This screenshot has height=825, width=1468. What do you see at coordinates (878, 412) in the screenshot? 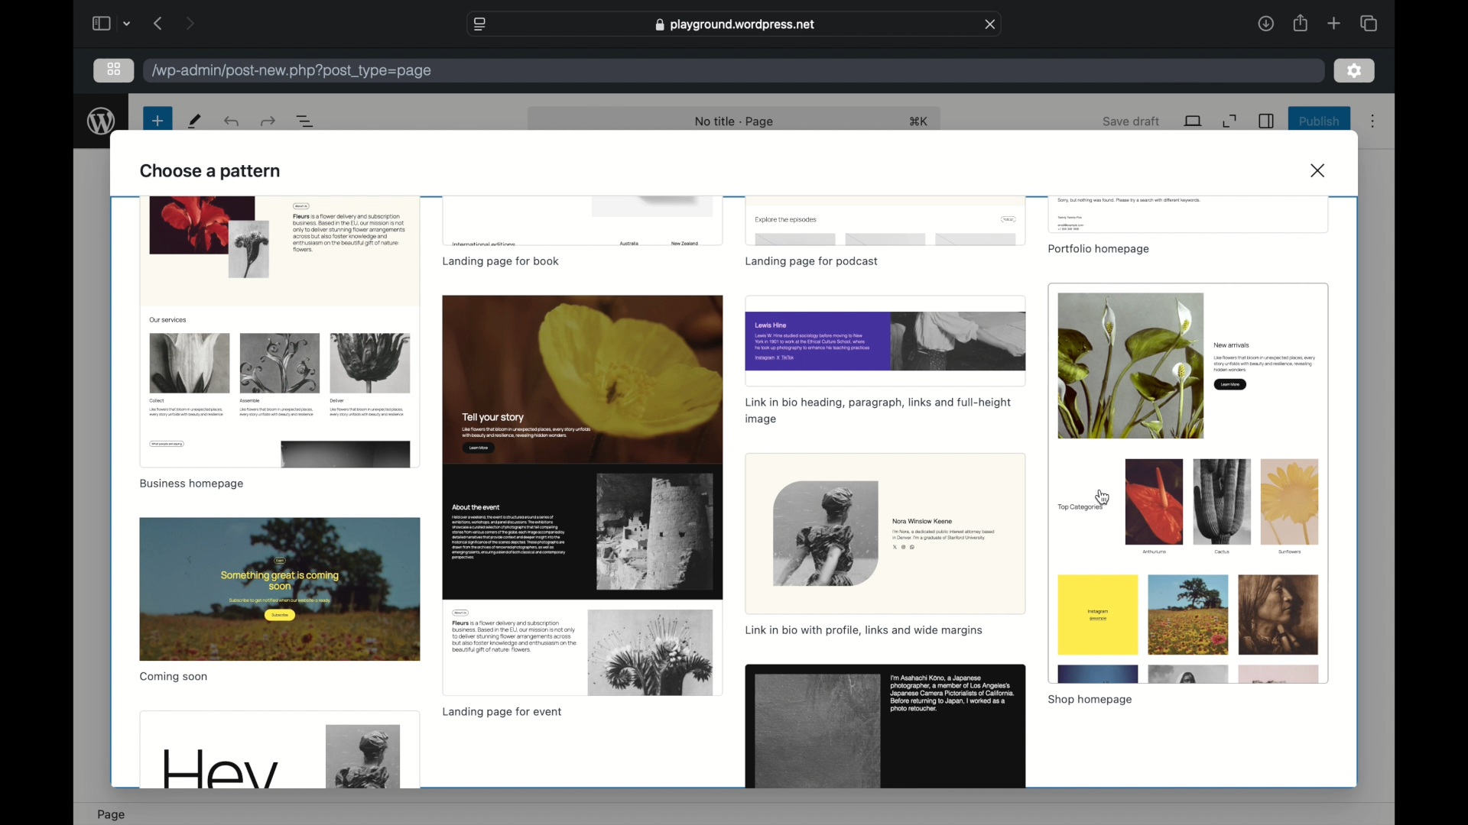
I see `template name` at bounding box center [878, 412].